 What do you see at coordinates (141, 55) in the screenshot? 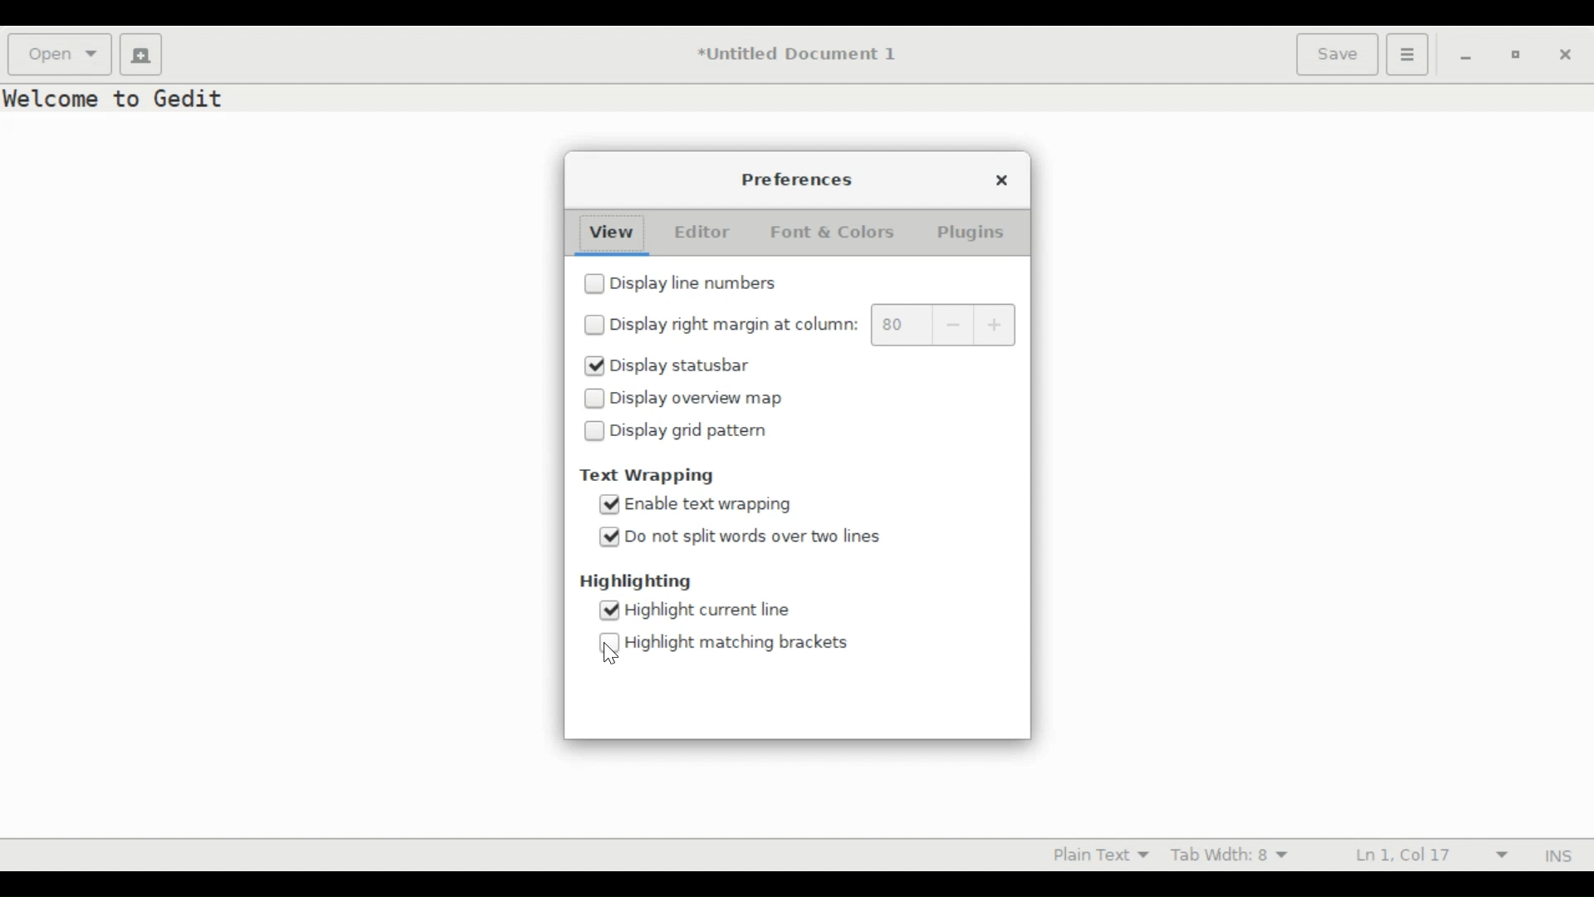
I see `Create a new document` at bounding box center [141, 55].